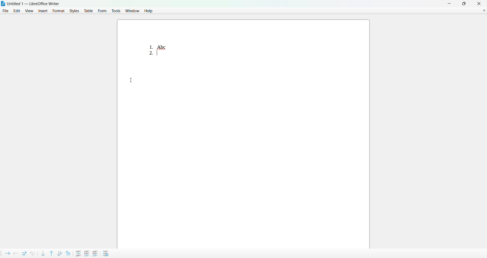 The image size is (487, 258). What do you see at coordinates (135, 80) in the screenshot?
I see `cursor` at bounding box center [135, 80].